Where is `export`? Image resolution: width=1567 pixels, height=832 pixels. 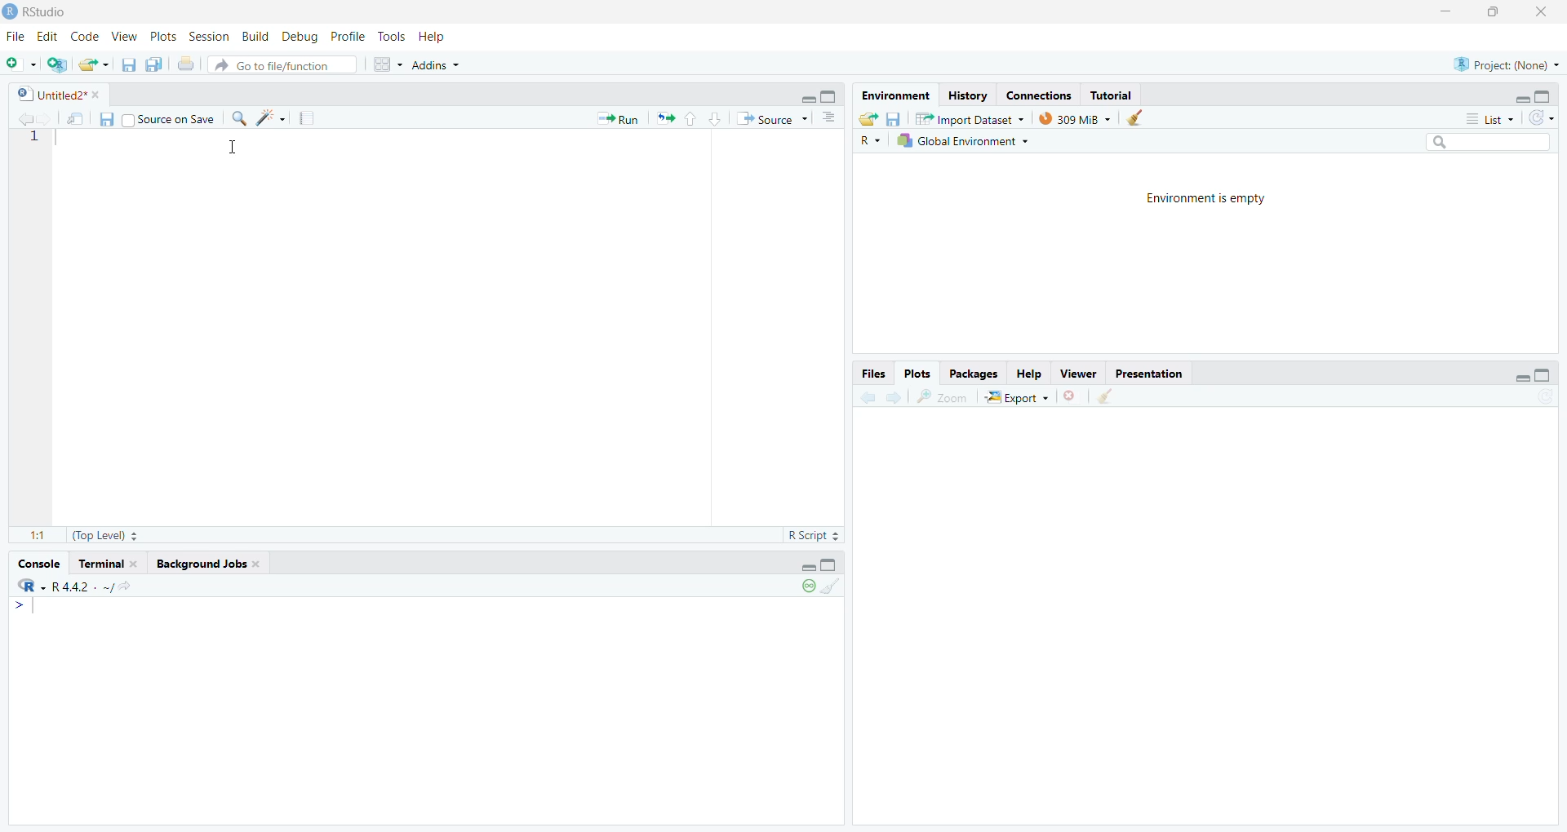 export is located at coordinates (667, 122).